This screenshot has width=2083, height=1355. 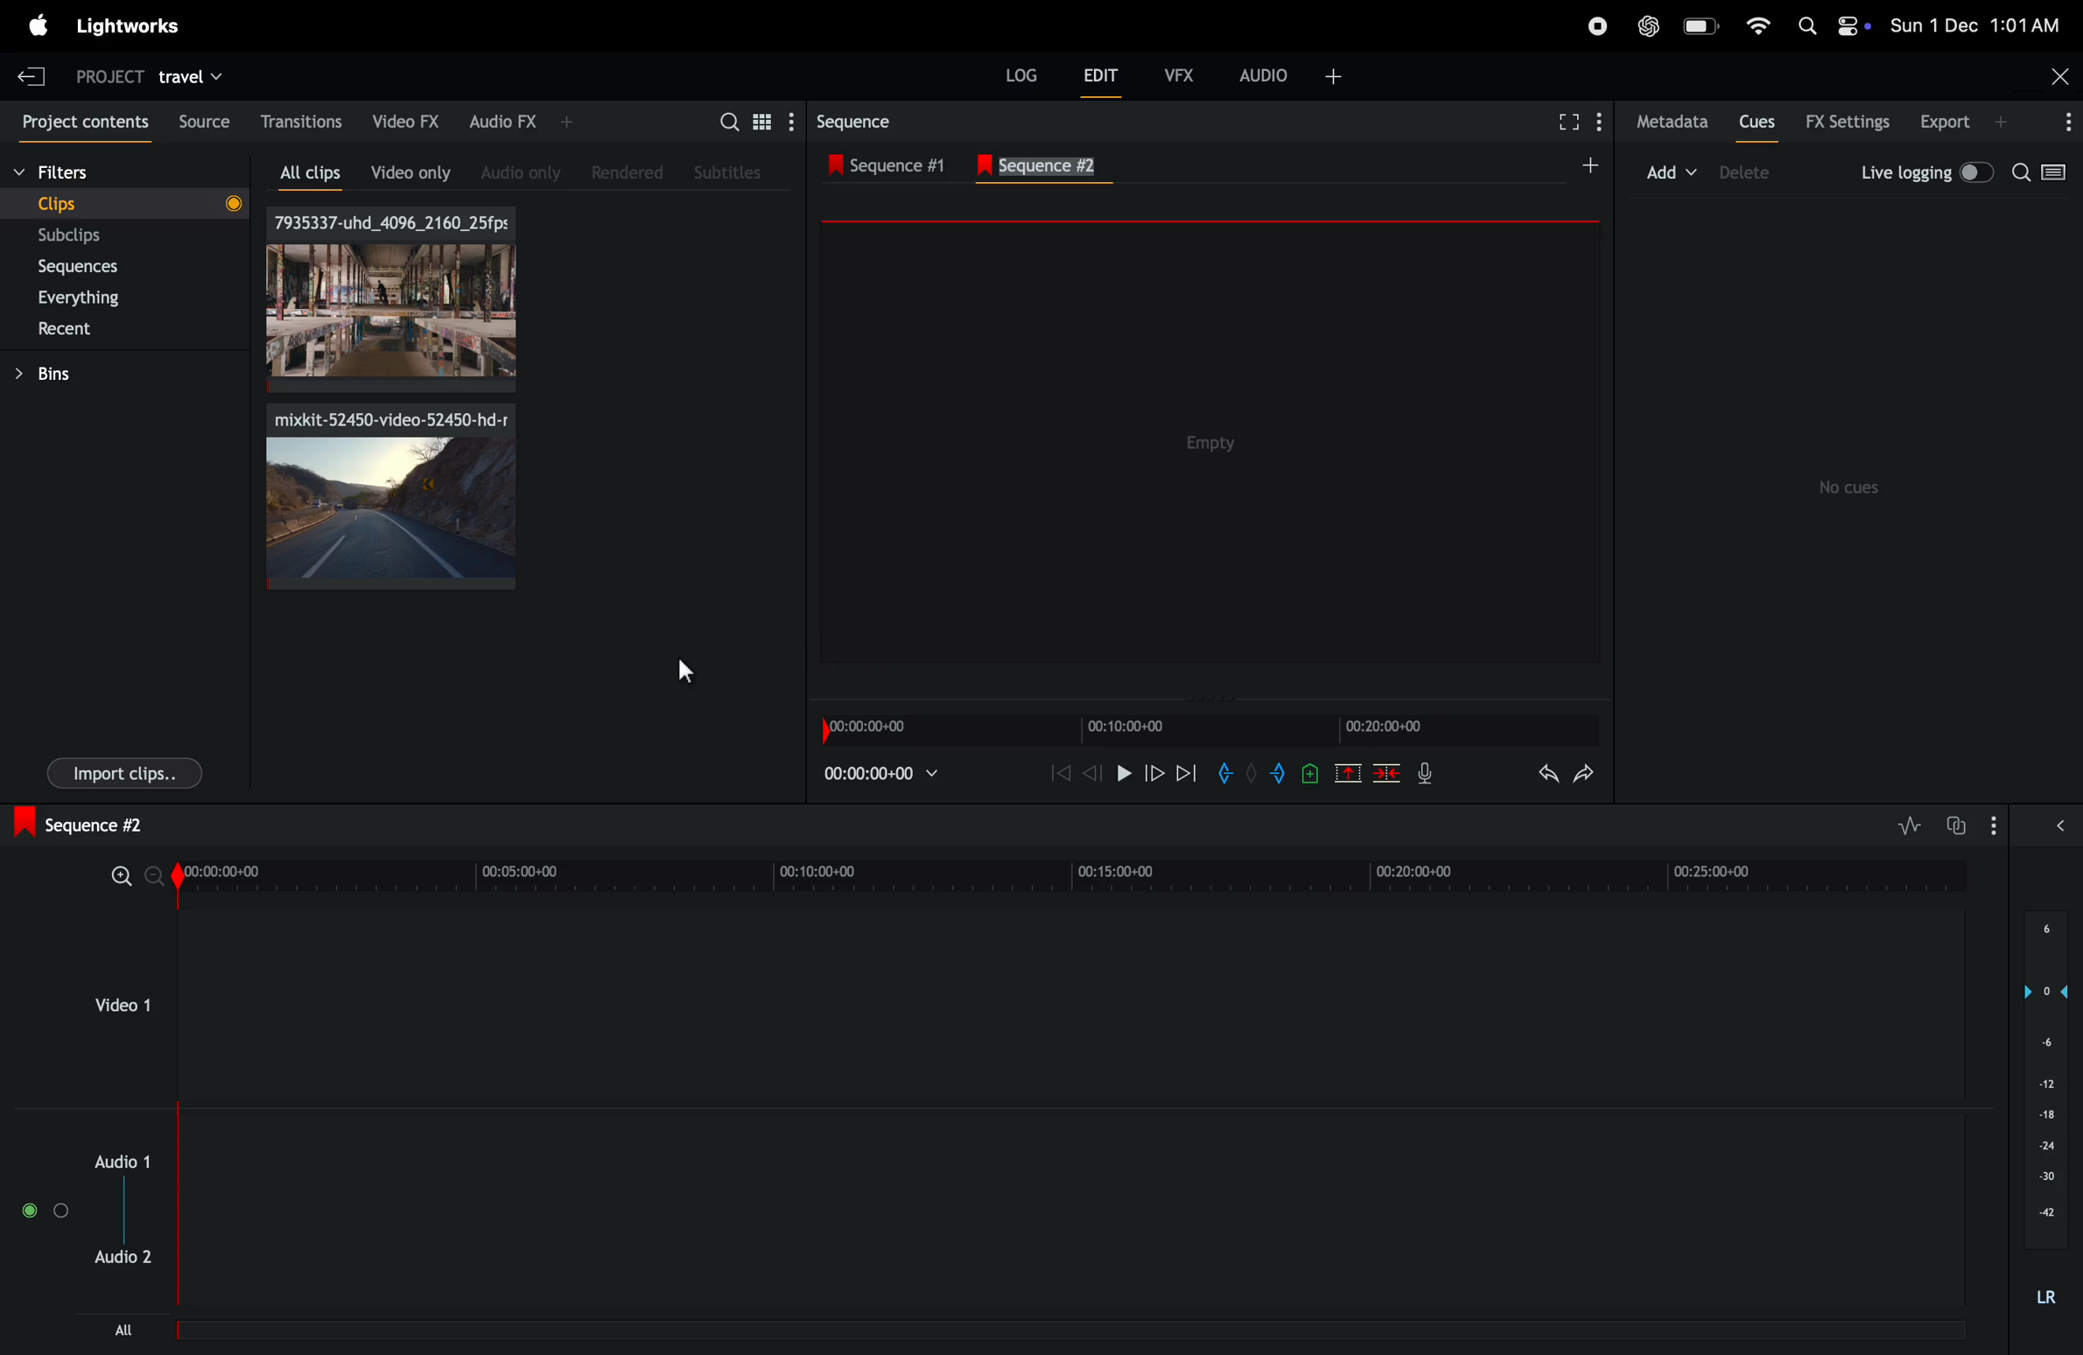 I want to click on output frame, so click(x=1212, y=445).